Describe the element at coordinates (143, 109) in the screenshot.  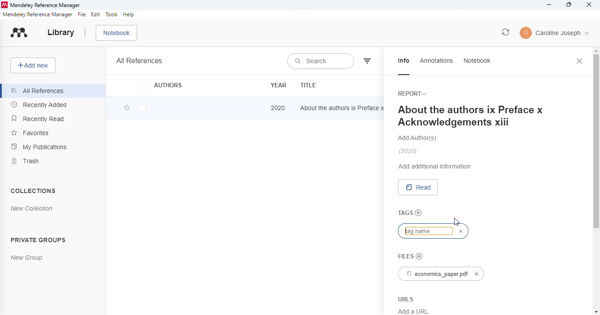
I see `checkbox` at that location.